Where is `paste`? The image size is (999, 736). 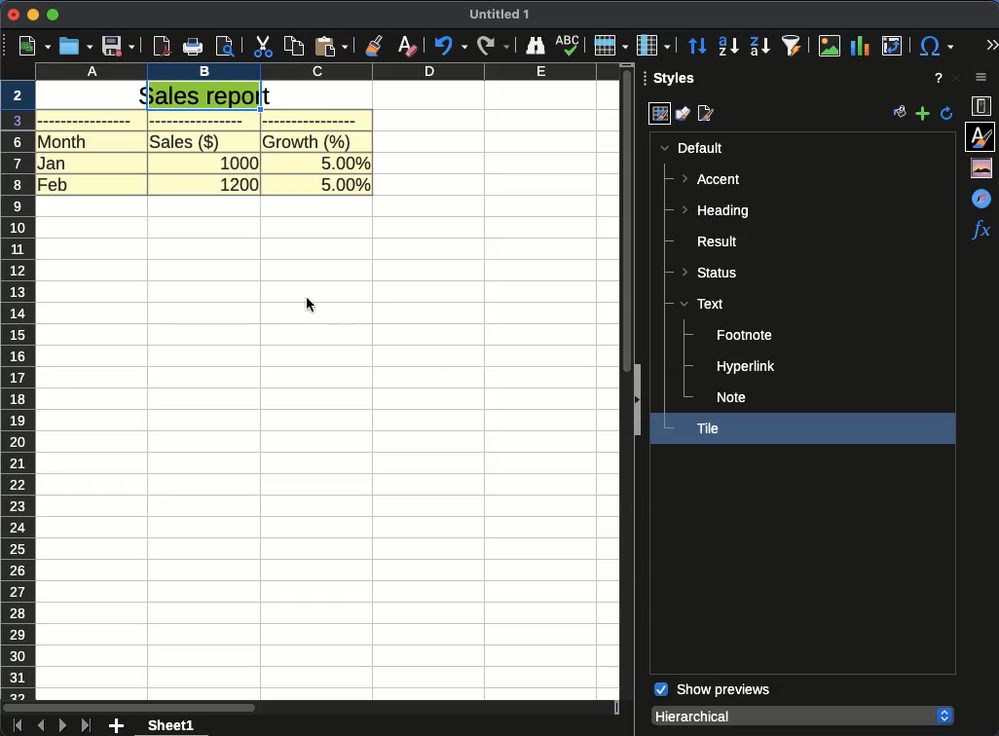
paste is located at coordinates (330, 46).